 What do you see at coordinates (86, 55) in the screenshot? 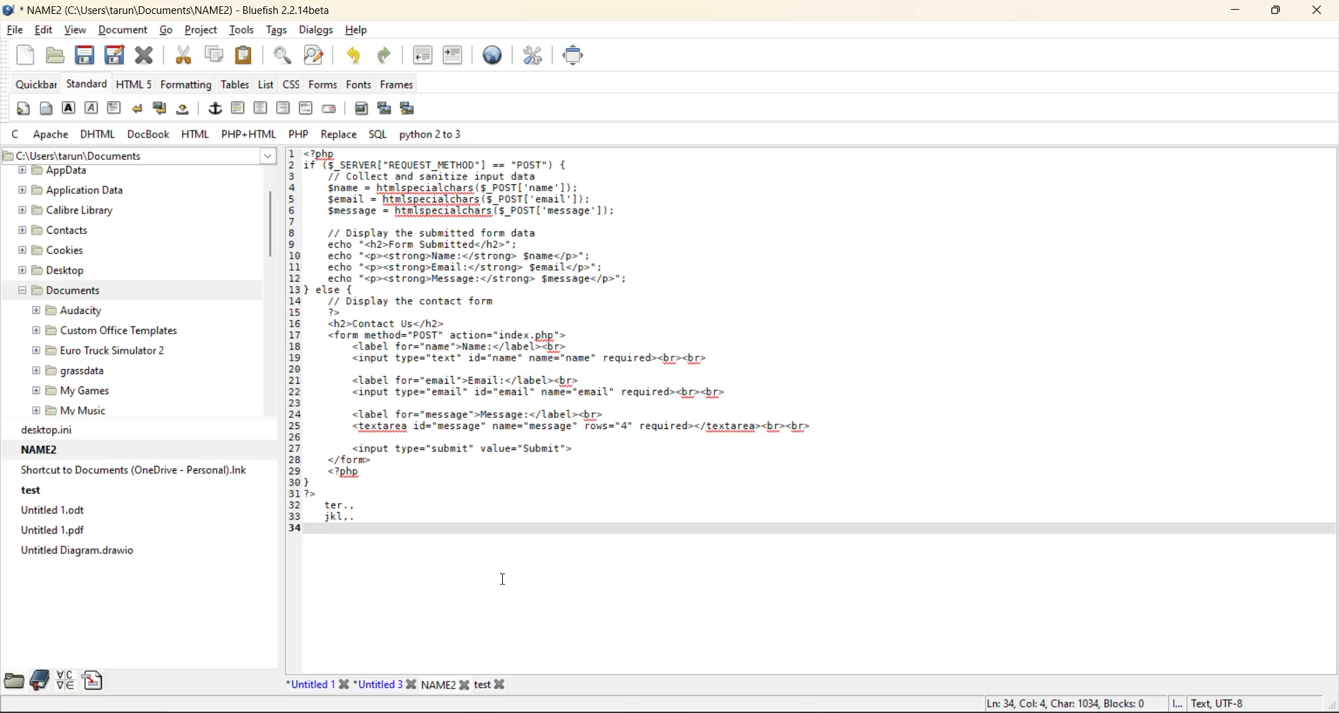
I see `save` at bounding box center [86, 55].